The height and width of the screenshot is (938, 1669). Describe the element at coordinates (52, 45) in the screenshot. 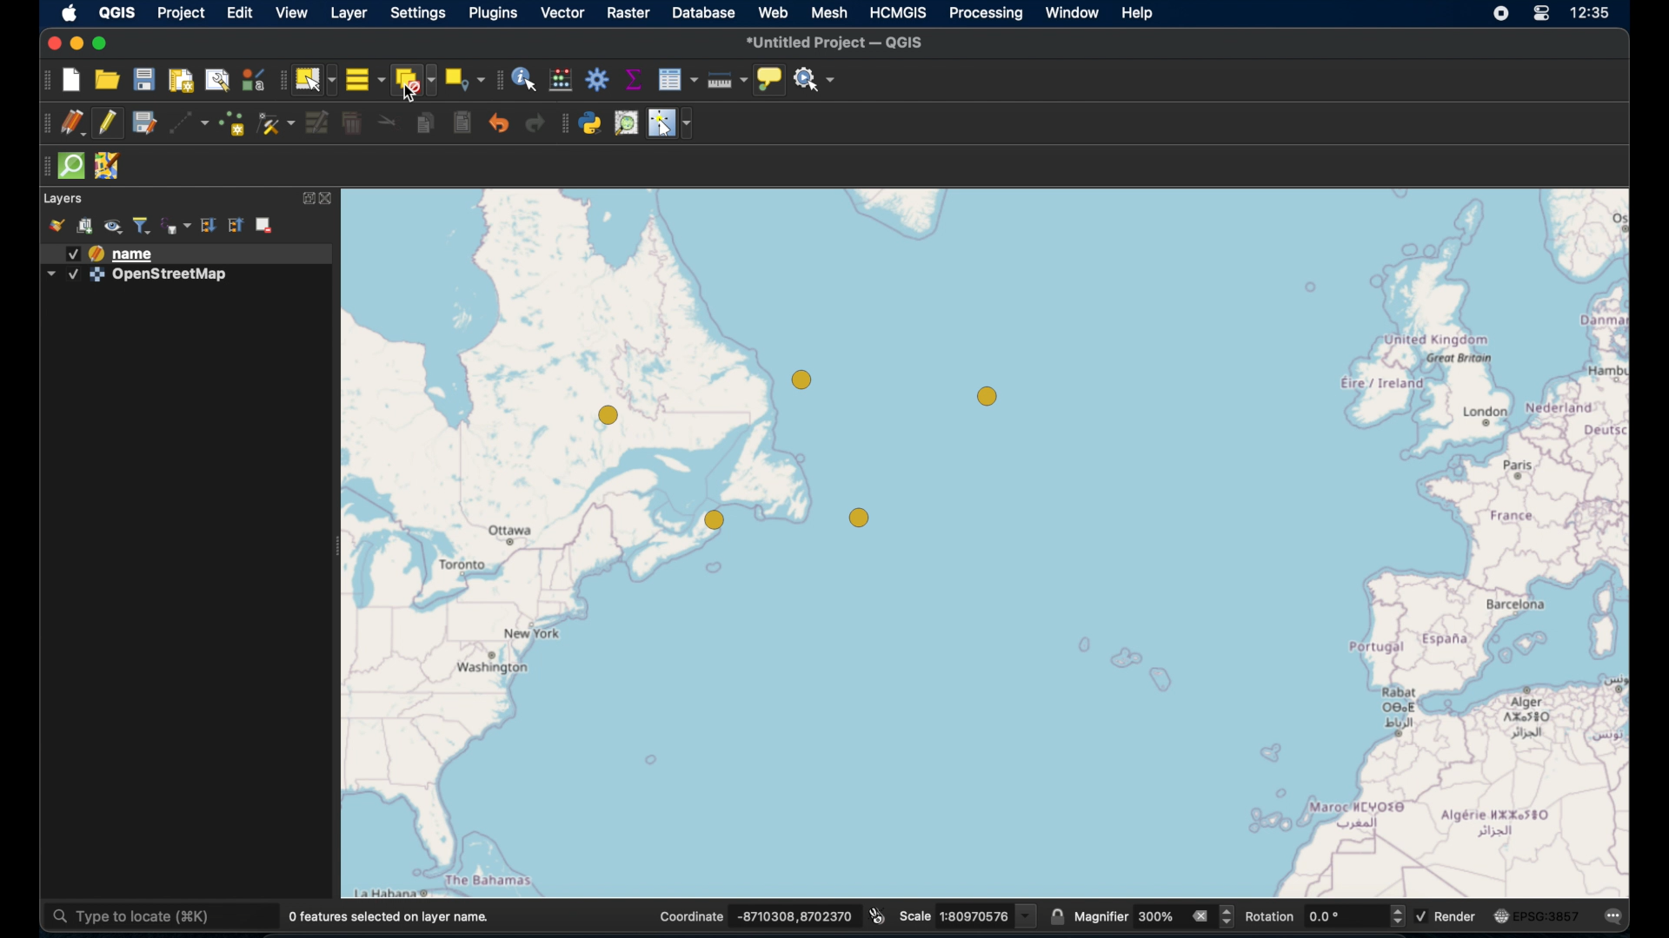

I see `close` at that location.